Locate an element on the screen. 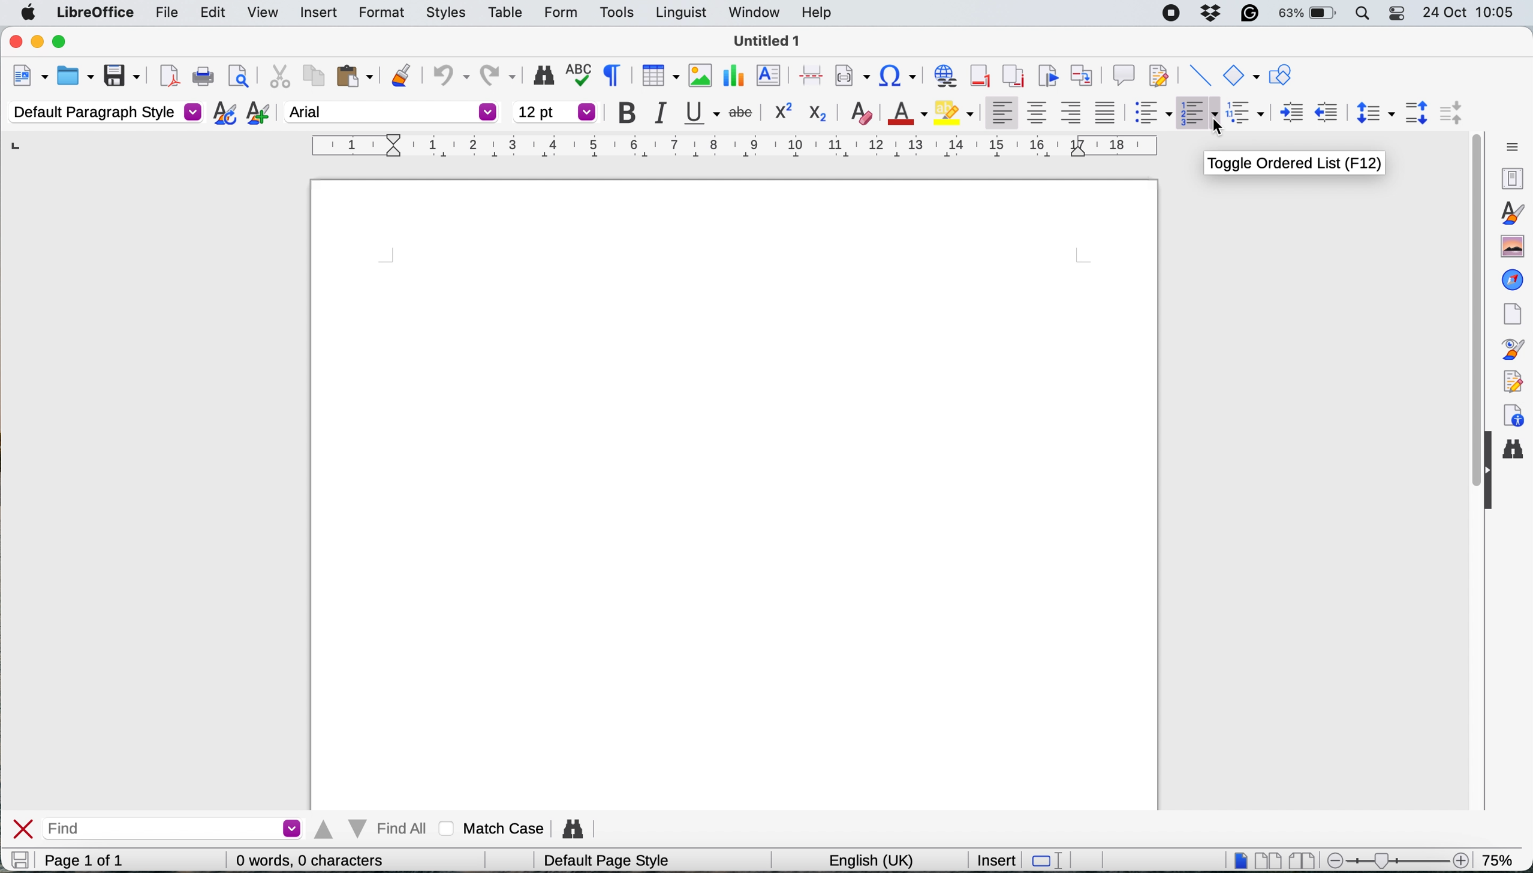 This screenshot has height=873, width=1533. sidebar settings is located at coordinates (1510, 145).